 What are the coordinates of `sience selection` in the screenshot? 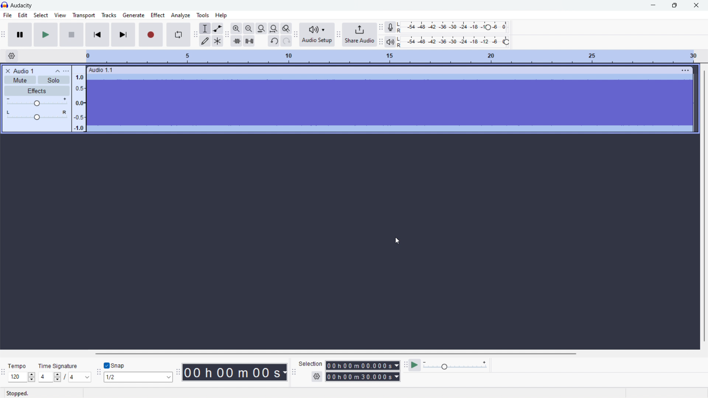 It's located at (249, 41).